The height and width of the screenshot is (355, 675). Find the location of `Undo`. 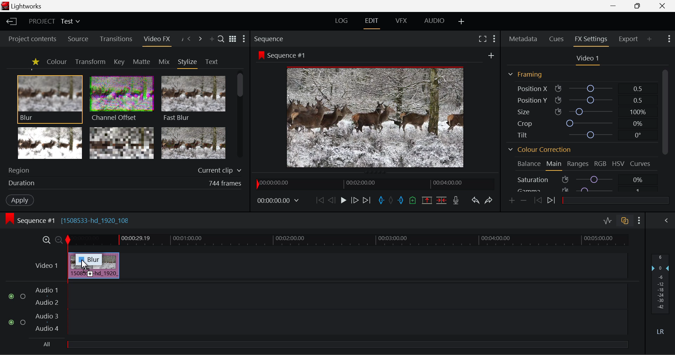

Undo is located at coordinates (475, 199).